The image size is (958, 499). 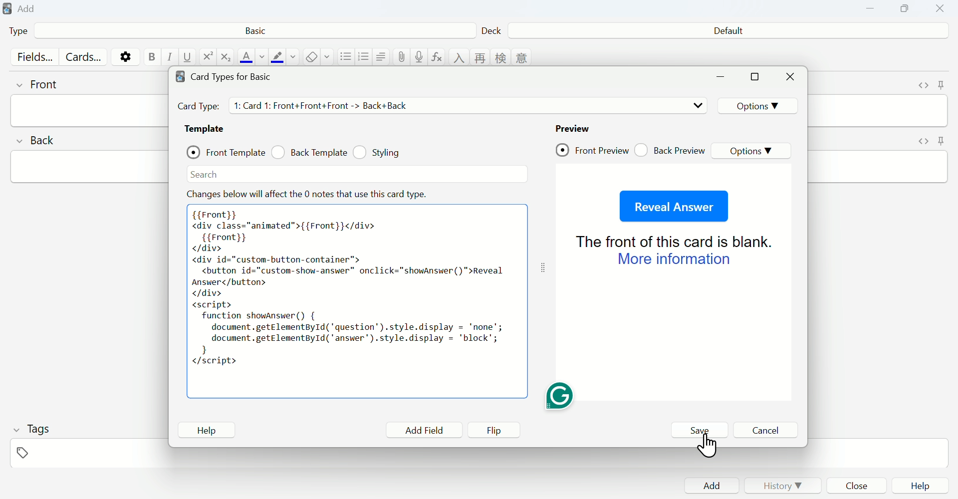 I want to click on Back Preview, so click(x=670, y=151).